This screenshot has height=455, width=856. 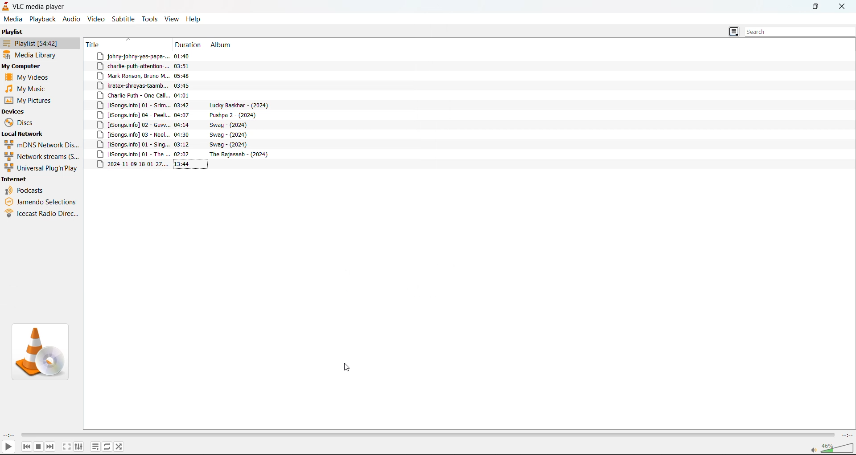 I want to click on media, so click(x=13, y=19).